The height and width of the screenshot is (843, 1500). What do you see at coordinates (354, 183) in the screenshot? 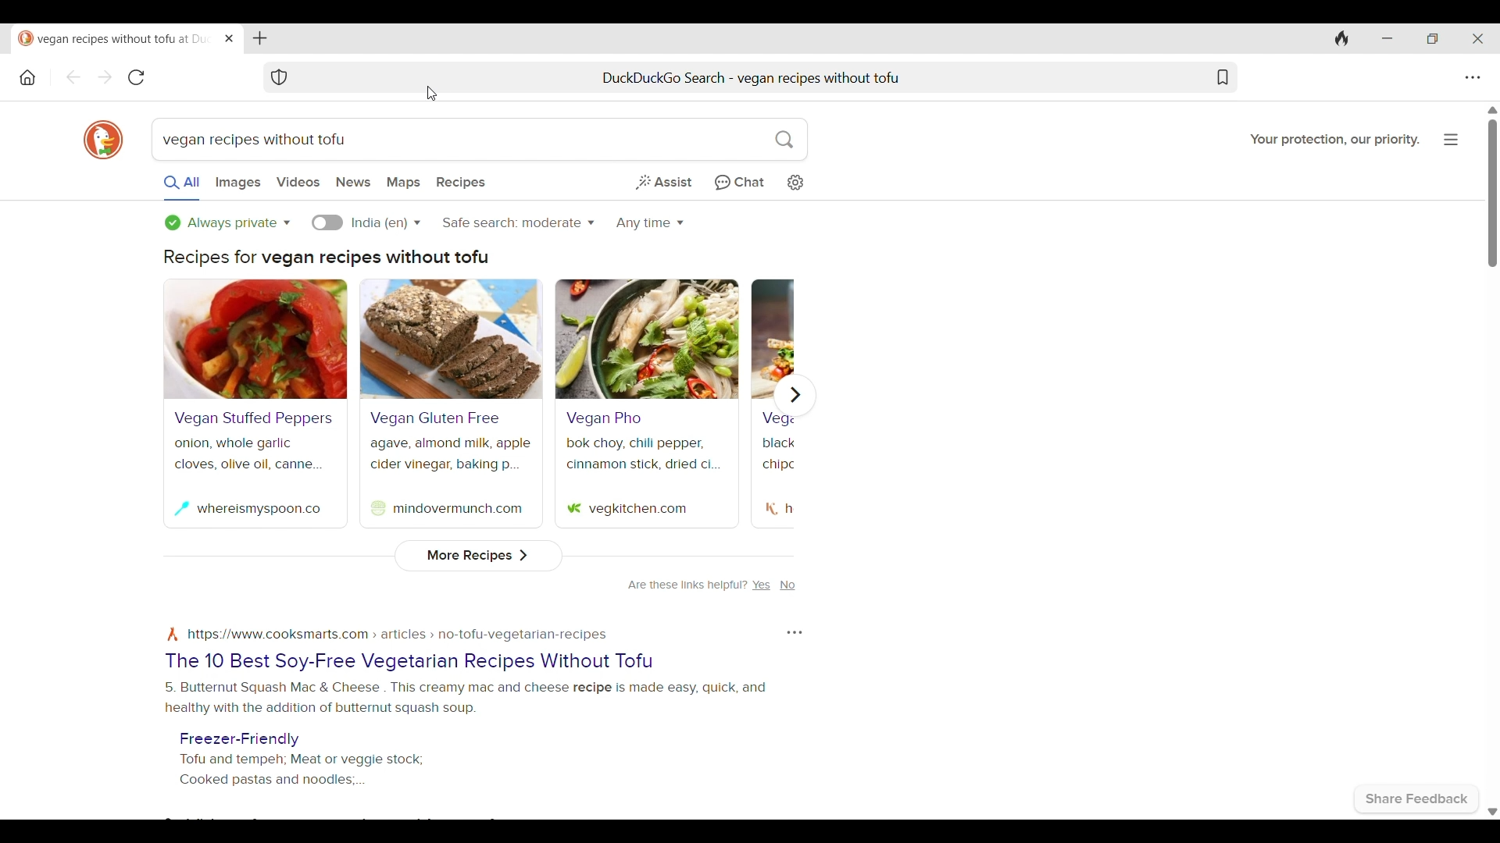
I see `Search news` at bounding box center [354, 183].